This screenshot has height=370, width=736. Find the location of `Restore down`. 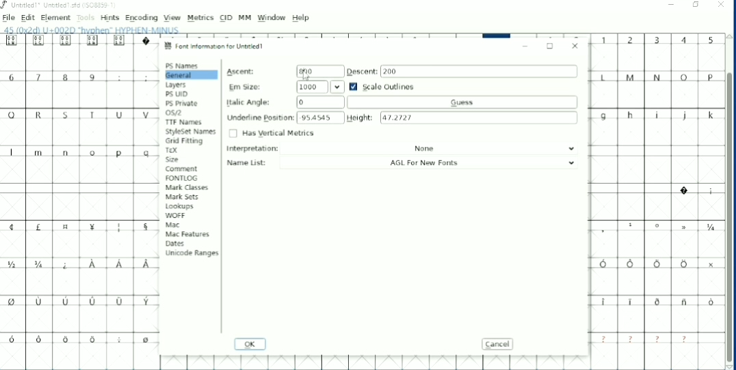

Restore down is located at coordinates (697, 5).